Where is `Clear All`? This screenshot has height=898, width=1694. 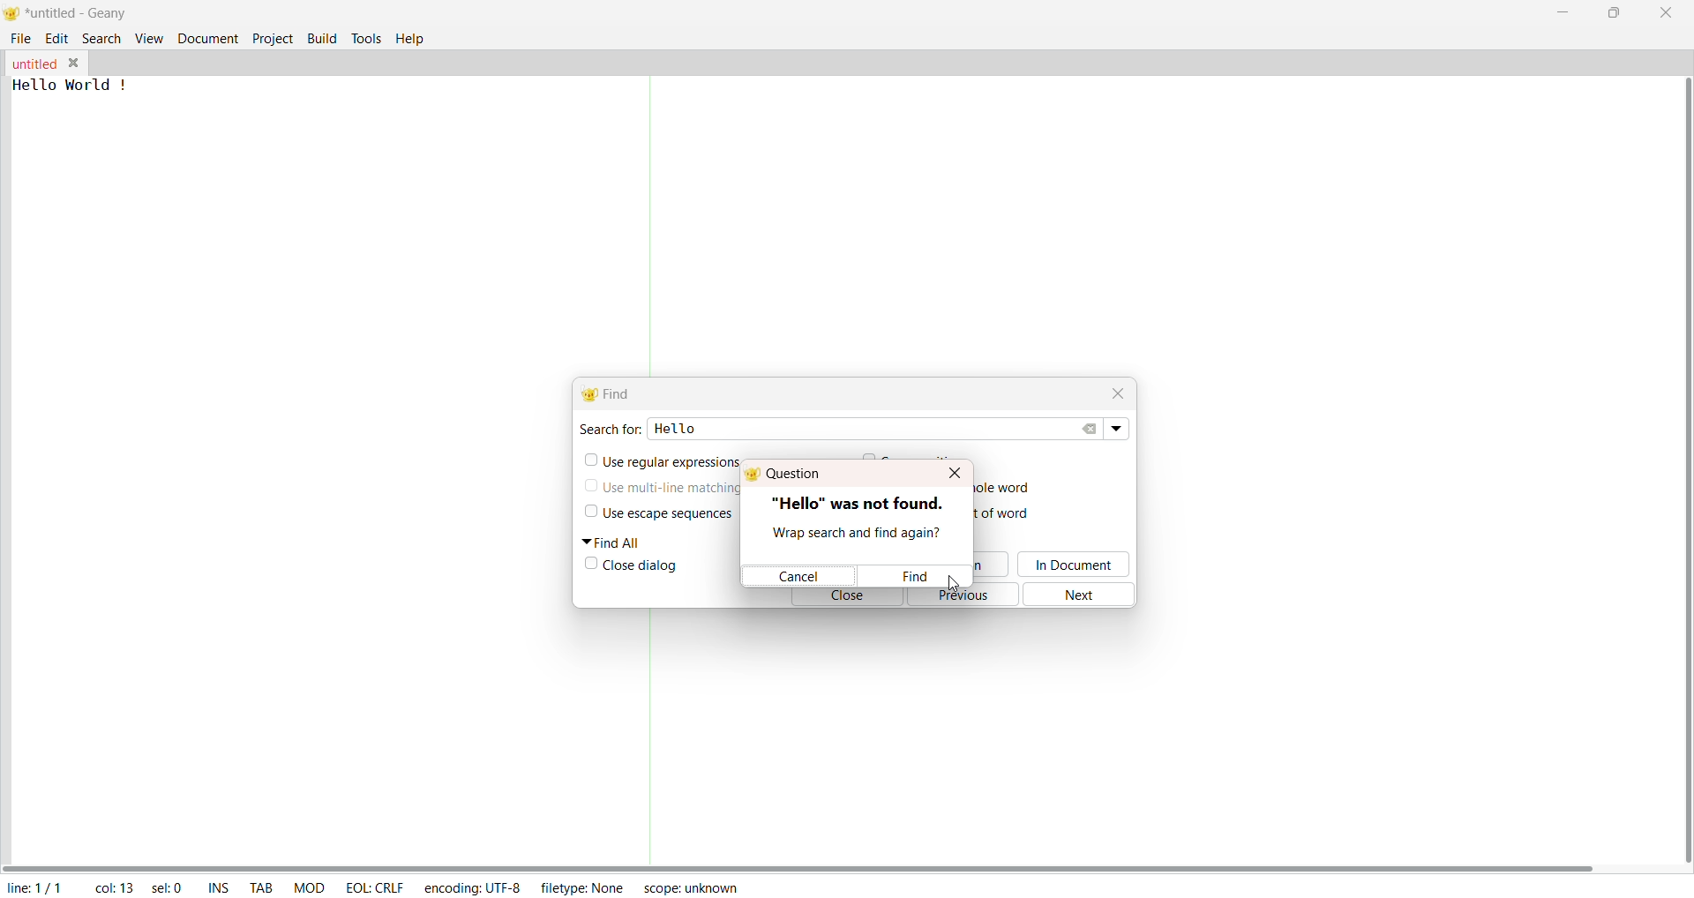 Clear All is located at coordinates (1094, 429).